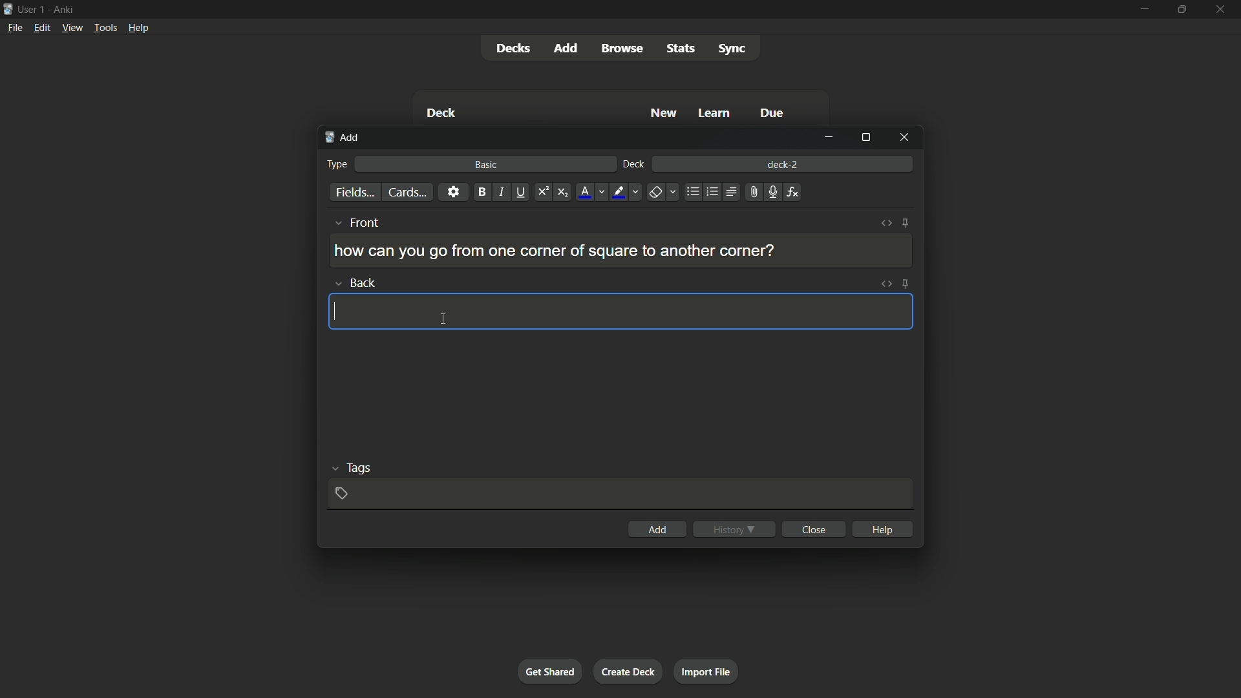 The image size is (1241, 698). What do you see at coordinates (1181, 9) in the screenshot?
I see `maximize` at bounding box center [1181, 9].